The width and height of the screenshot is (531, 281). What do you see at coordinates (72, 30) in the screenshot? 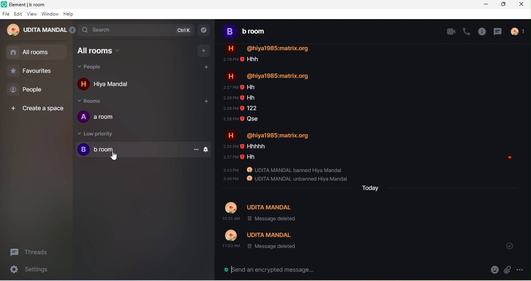
I see `expand` at bounding box center [72, 30].